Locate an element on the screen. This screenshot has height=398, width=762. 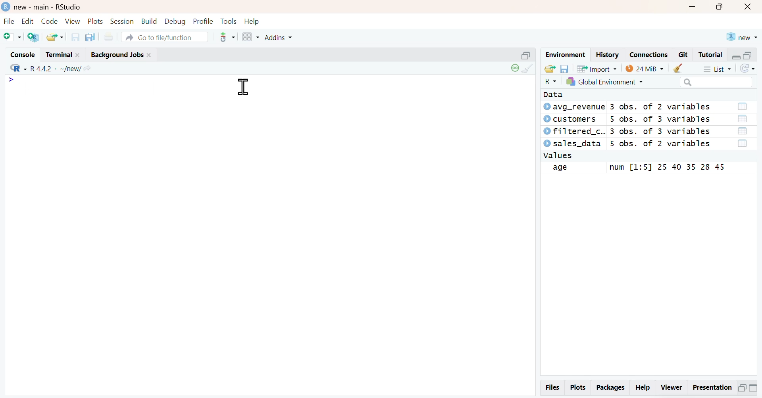
History is located at coordinates (608, 55).